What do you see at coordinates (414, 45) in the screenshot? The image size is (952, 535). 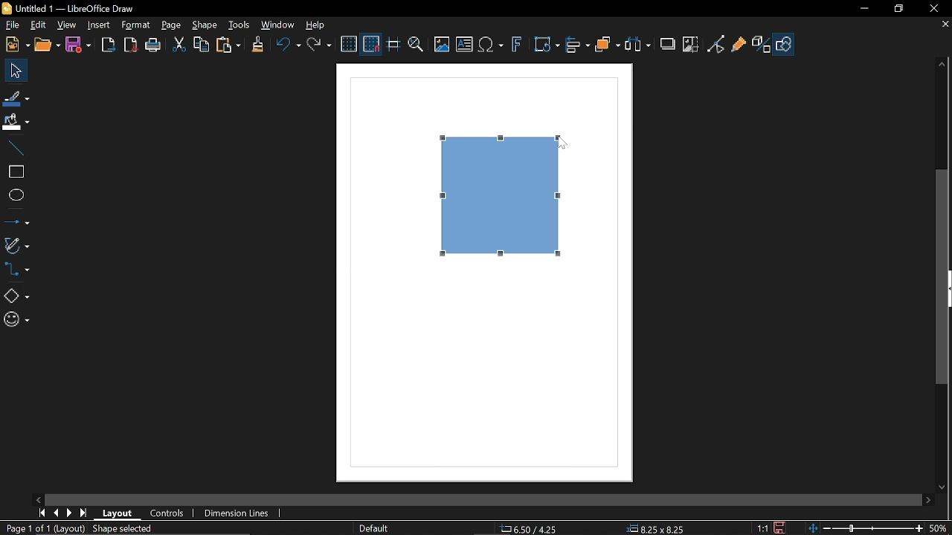 I see `Zoom` at bounding box center [414, 45].